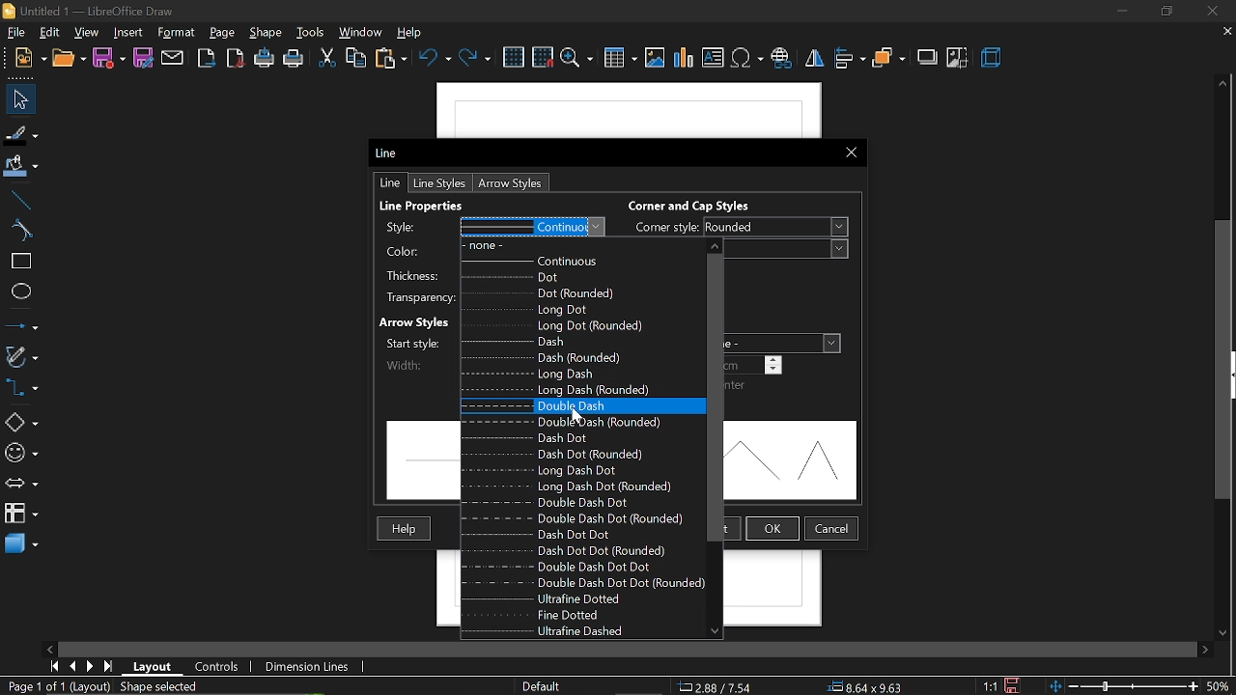 The image size is (1236, 695). I want to click on Long dash dot, so click(582, 471).